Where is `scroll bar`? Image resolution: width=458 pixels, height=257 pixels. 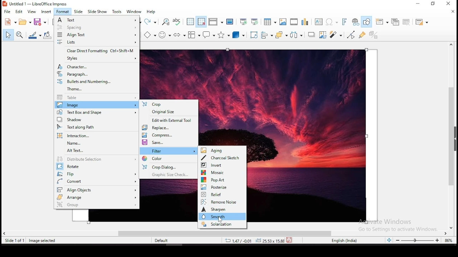 scroll bar is located at coordinates (226, 233).